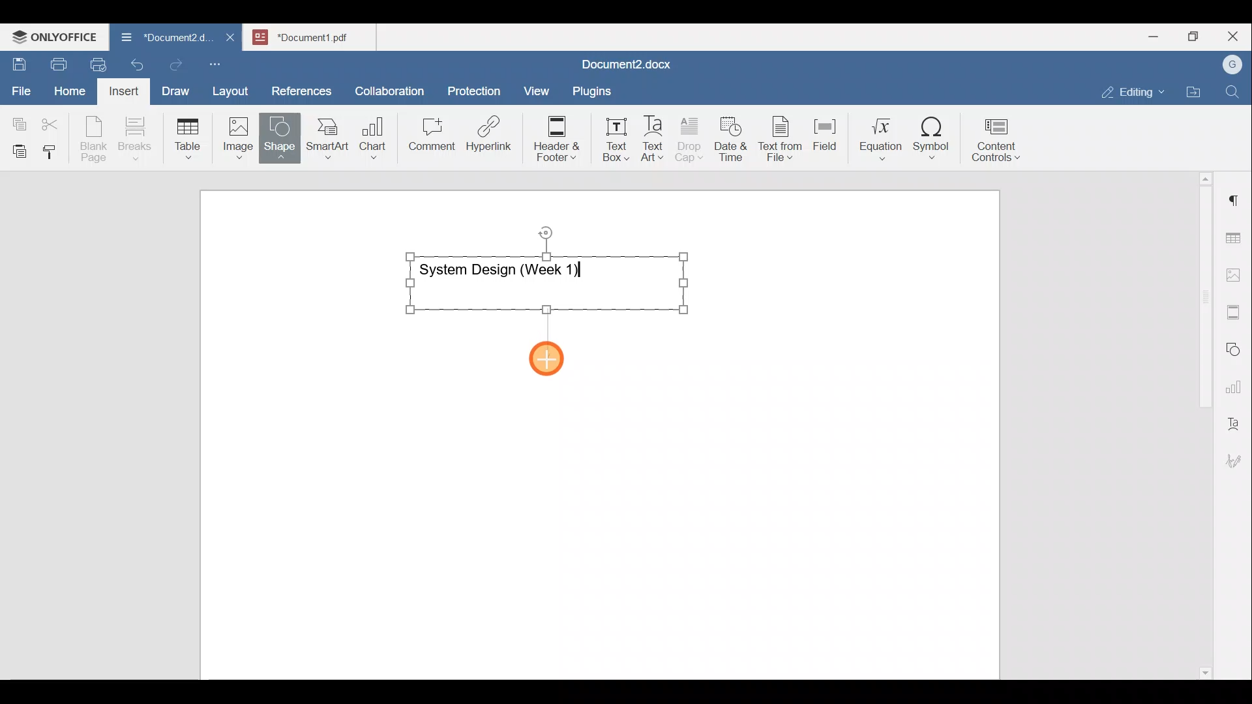 The image size is (1252, 704). Describe the element at coordinates (325, 136) in the screenshot. I see `SmartArt` at that location.